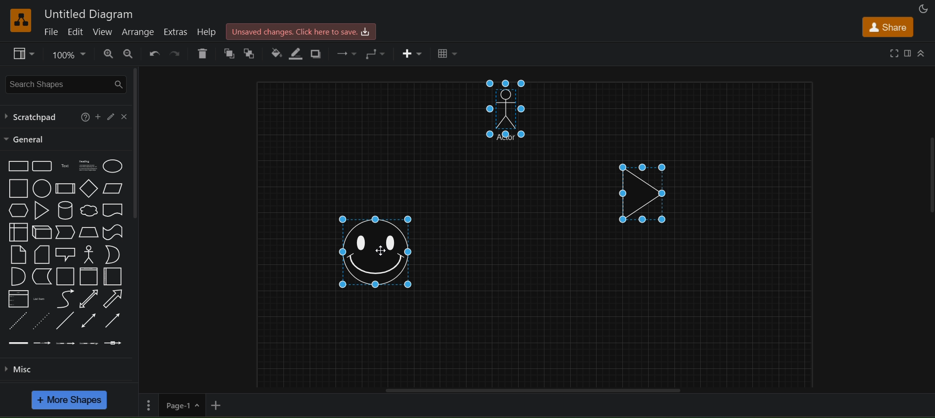 The image size is (935, 418). Describe the element at coordinates (922, 54) in the screenshot. I see `collapase/expand` at that location.